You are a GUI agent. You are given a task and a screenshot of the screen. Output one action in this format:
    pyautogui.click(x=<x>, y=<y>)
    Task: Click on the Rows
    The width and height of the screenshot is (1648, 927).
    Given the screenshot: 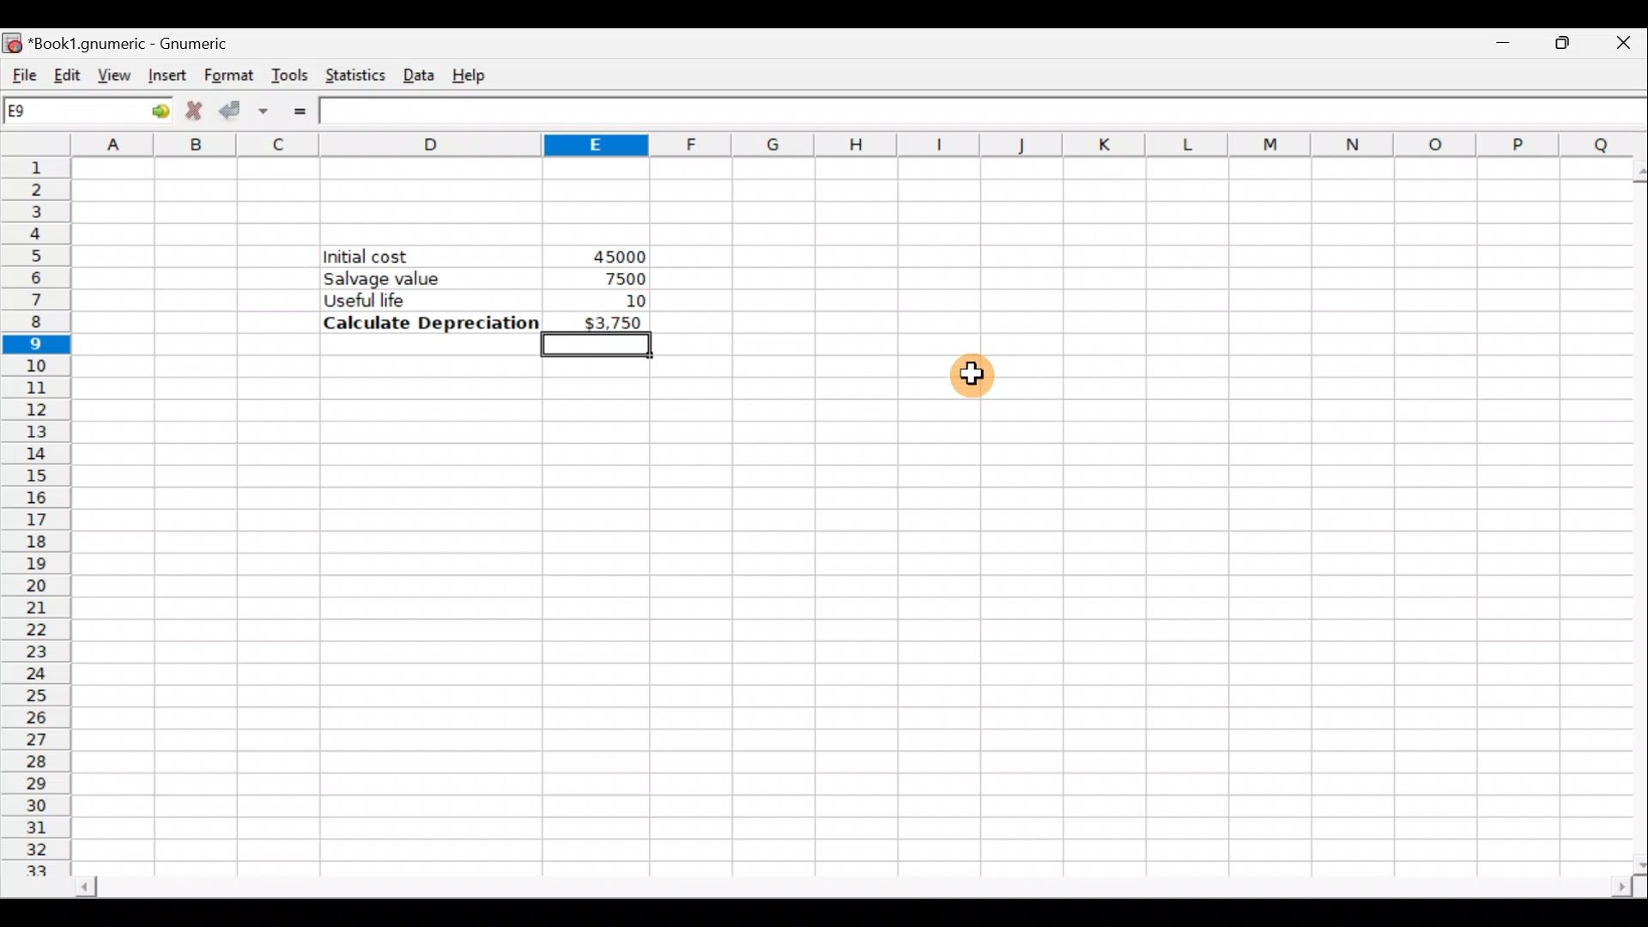 What is the action you would take?
    pyautogui.click(x=40, y=518)
    